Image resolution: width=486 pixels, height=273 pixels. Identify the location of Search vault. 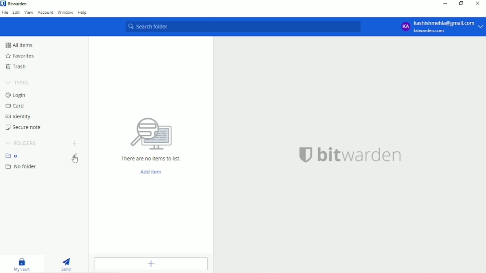
(247, 28).